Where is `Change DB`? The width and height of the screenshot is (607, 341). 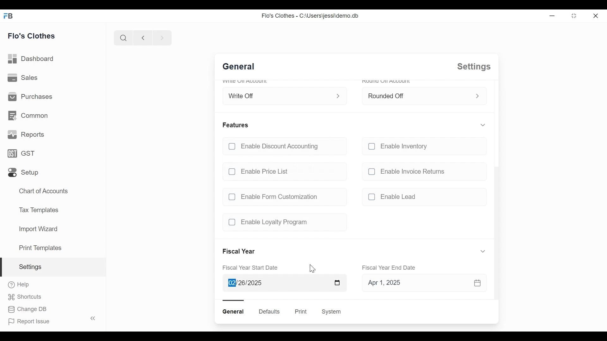
Change DB is located at coordinates (28, 310).